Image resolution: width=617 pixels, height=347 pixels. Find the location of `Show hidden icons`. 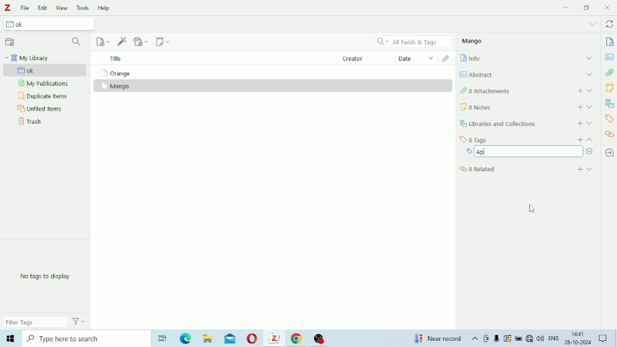

Show hidden icons is located at coordinates (475, 339).